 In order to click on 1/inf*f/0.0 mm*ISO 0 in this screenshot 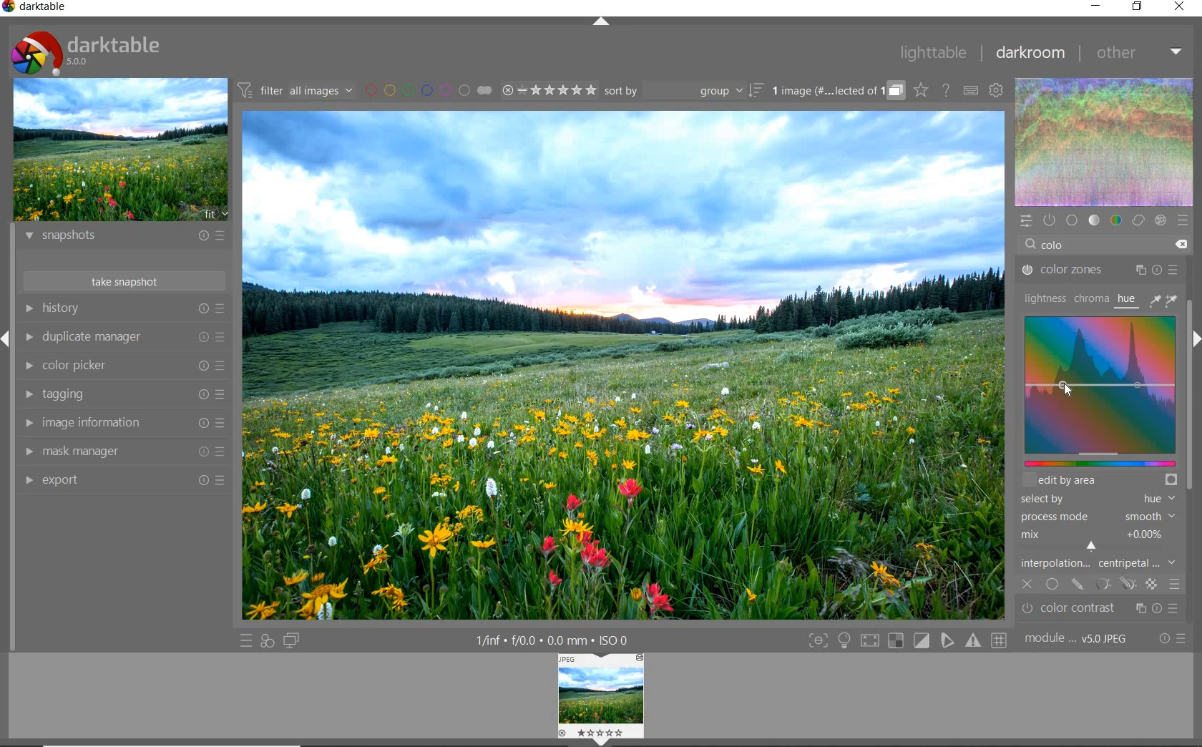, I will do `click(551, 639)`.